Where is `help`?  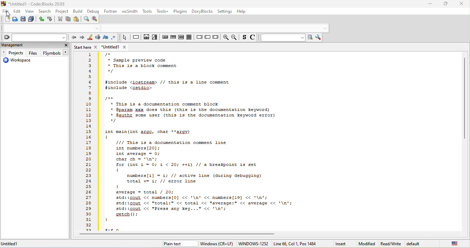
help is located at coordinates (242, 11).